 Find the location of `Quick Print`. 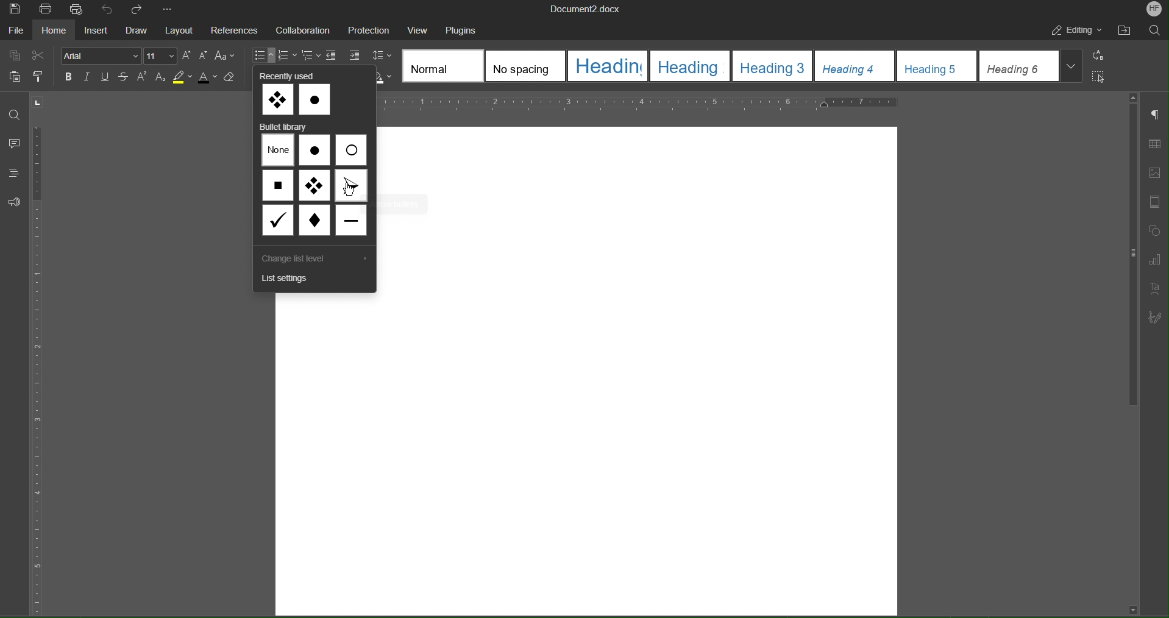

Quick Print is located at coordinates (79, 11).